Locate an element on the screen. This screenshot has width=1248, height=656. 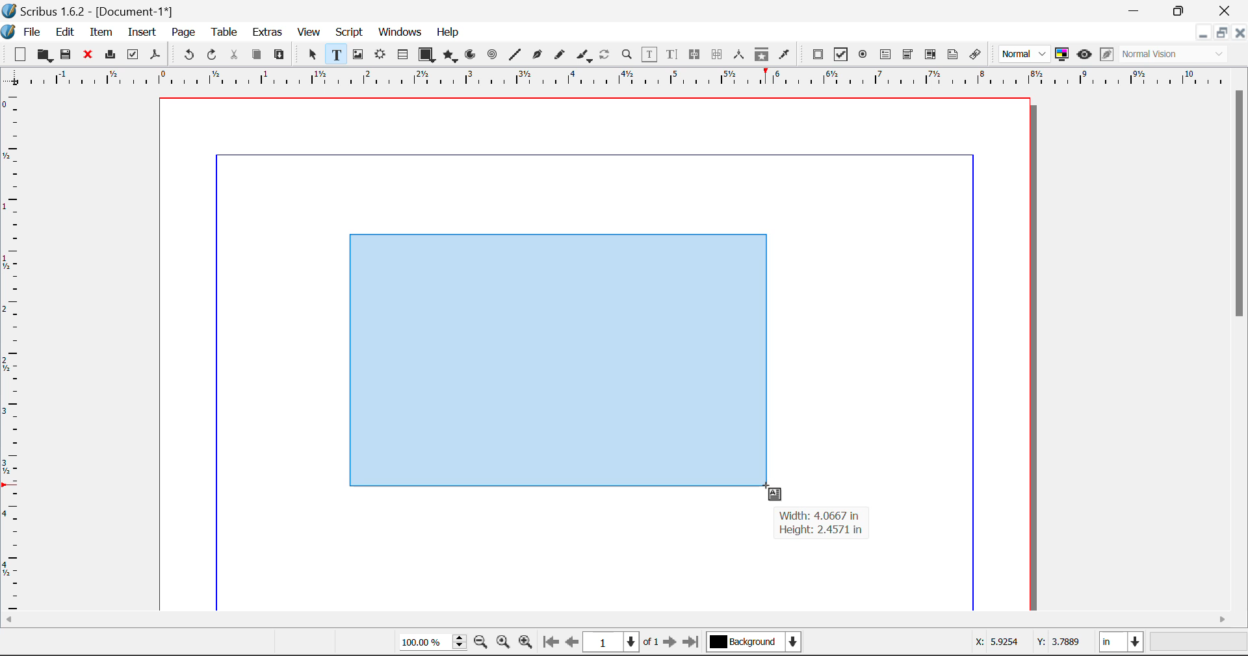
Extras is located at coordinates (268, 32).